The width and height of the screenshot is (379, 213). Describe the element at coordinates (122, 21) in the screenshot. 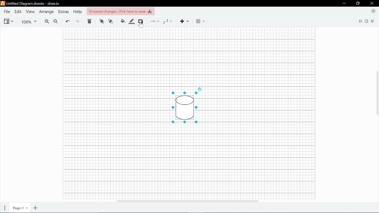

I see `Fill color` at that location.